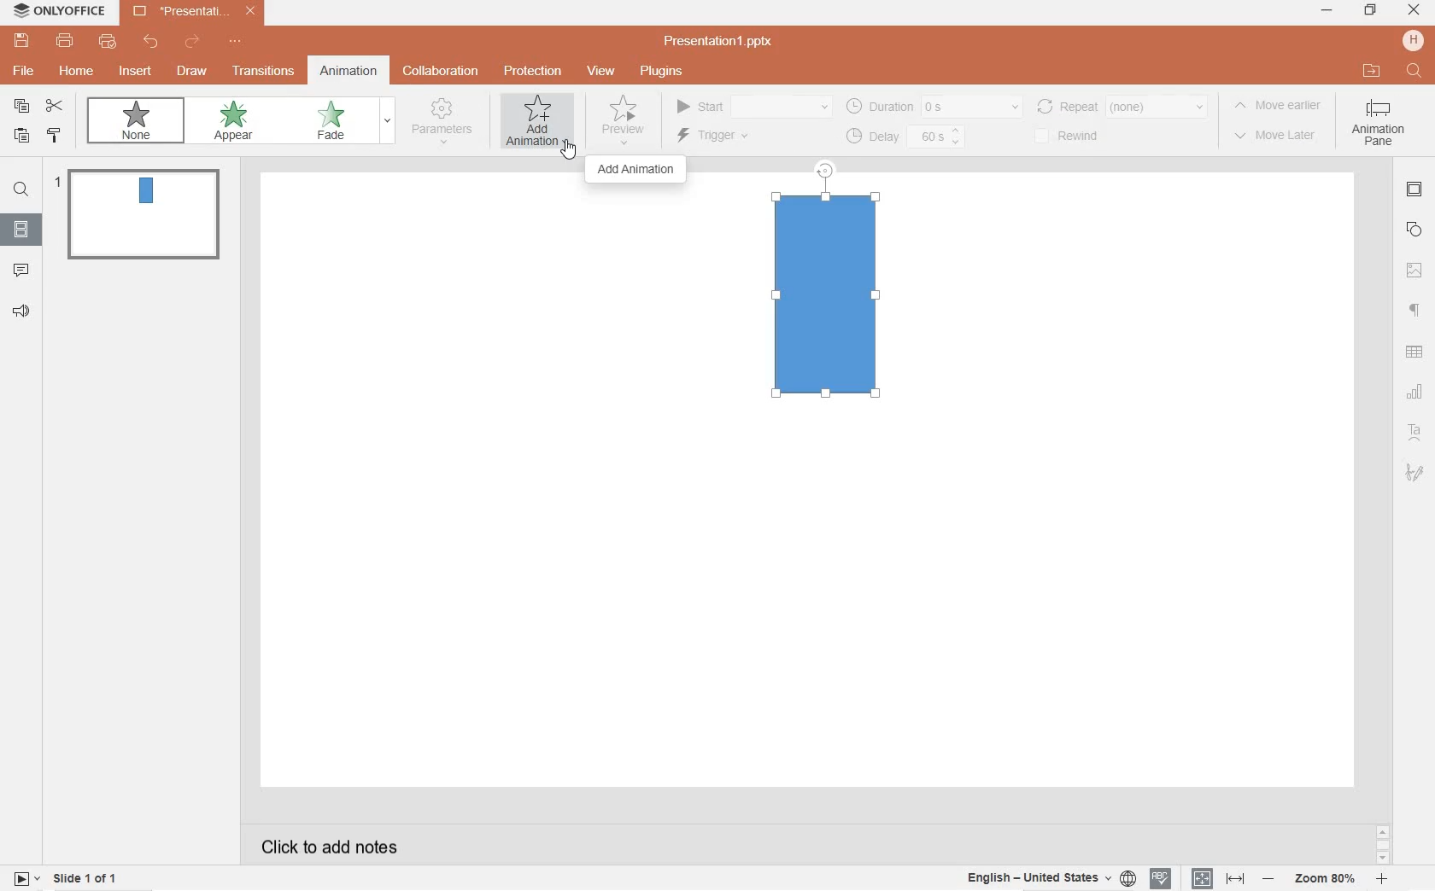 The width and height of the screenshot is (1435, 891). What do you see at coordinates (19, 137) in the screenshot?
I see `paste` at bounding box center [19, 137].